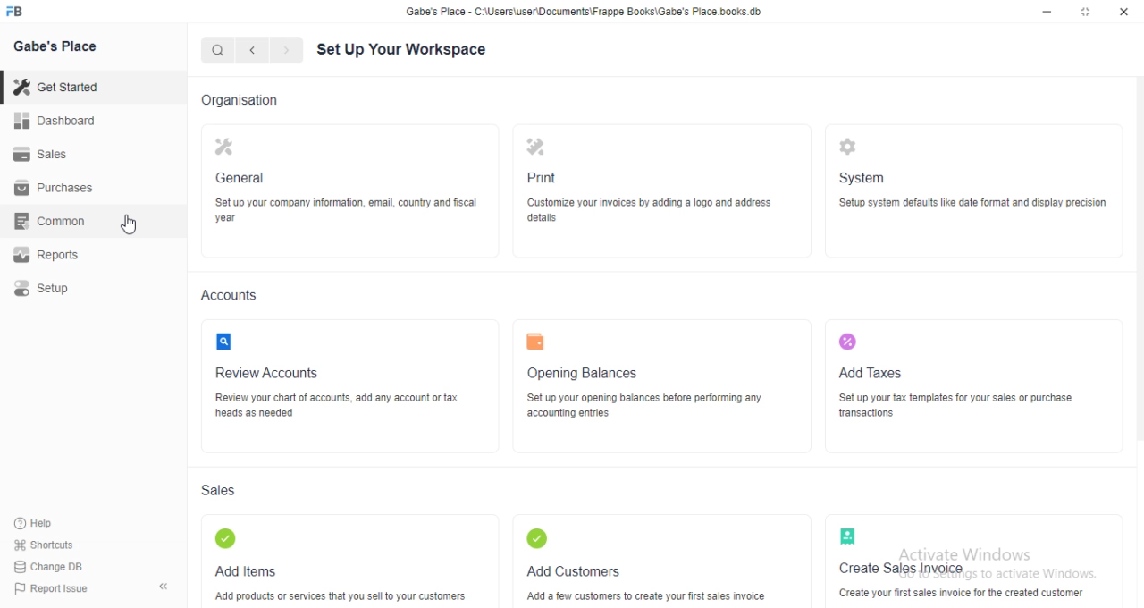 This screenshot has width=1144, height=608. What do you see at coordinates (245, 180) in the screenshot?
I see `General` at bounding box center [245, 180].